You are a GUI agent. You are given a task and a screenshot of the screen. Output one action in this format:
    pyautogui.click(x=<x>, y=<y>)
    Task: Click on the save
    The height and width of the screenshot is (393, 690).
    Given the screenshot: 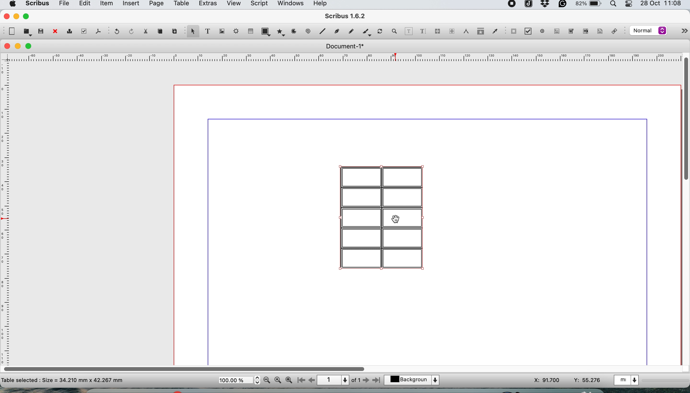 What is the action you would take?
    pyautogui.click(x=41, y=31)
    